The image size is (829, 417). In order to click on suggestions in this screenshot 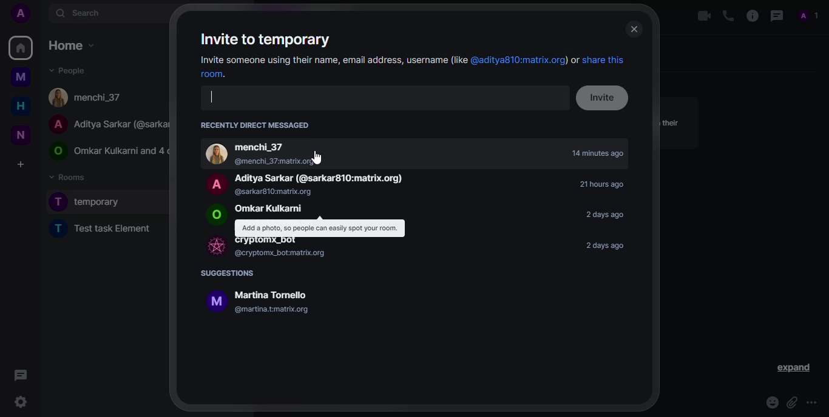, I will do `click(229, 273)`.